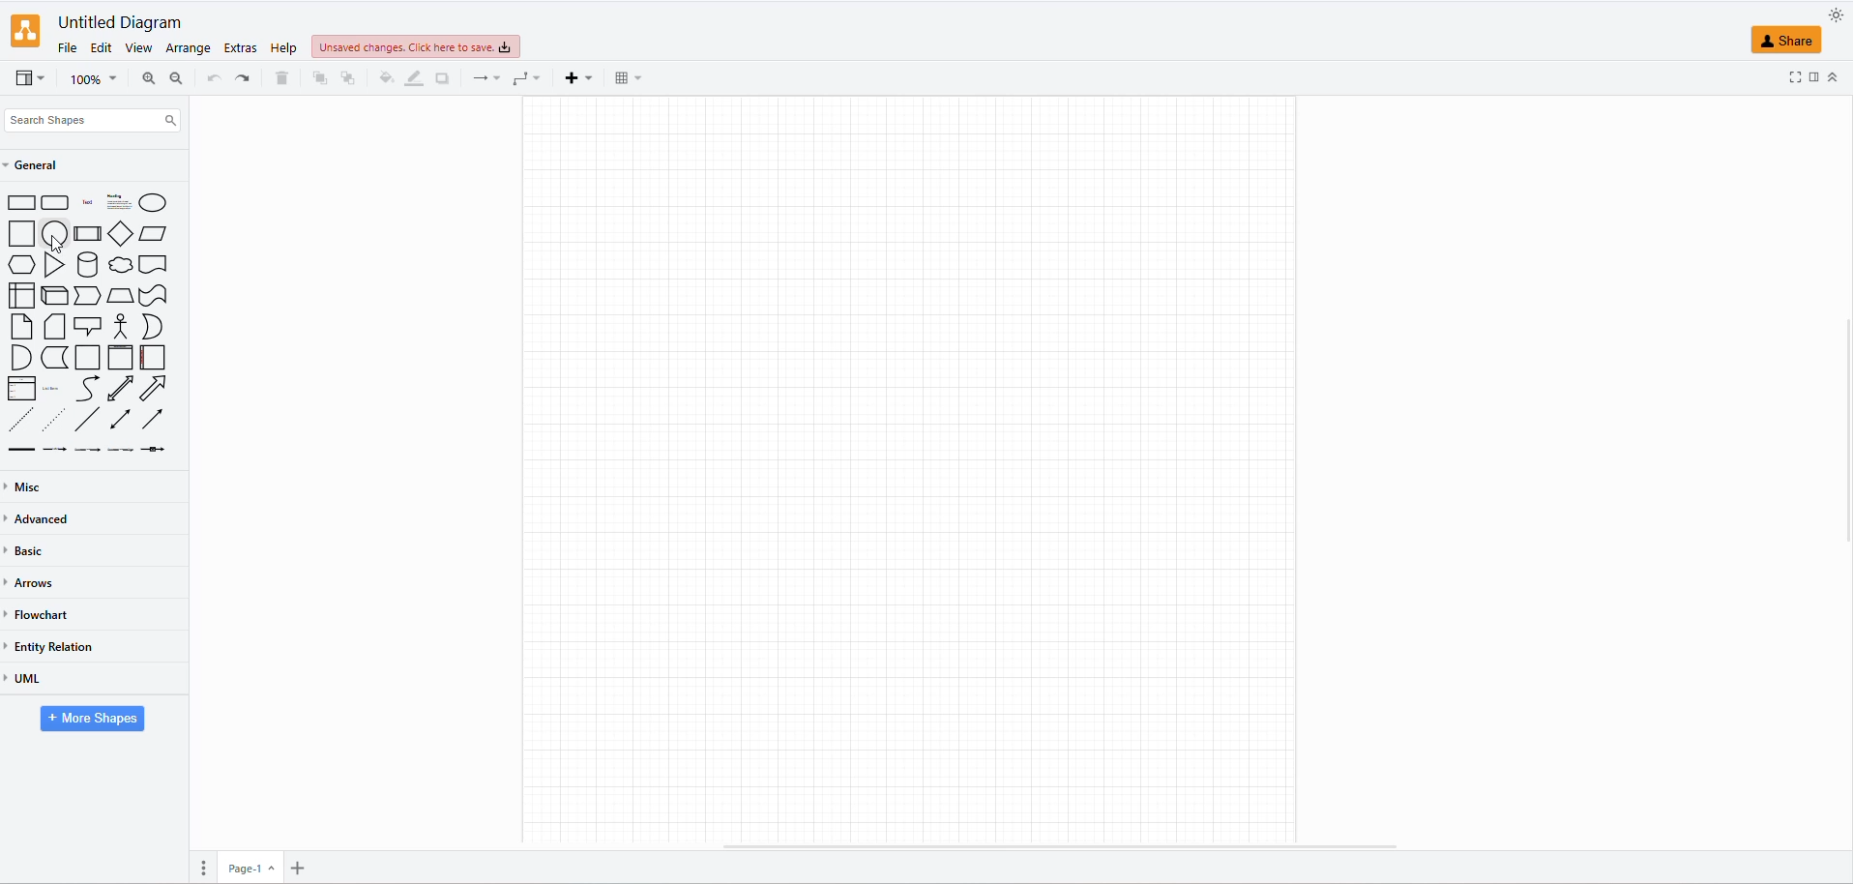 The width and height of the screenshot is (1853, 884). What do you see at coordinates (17, 233) in the screenshot?
I see `SQUARE` at bounding box center [17, 233].